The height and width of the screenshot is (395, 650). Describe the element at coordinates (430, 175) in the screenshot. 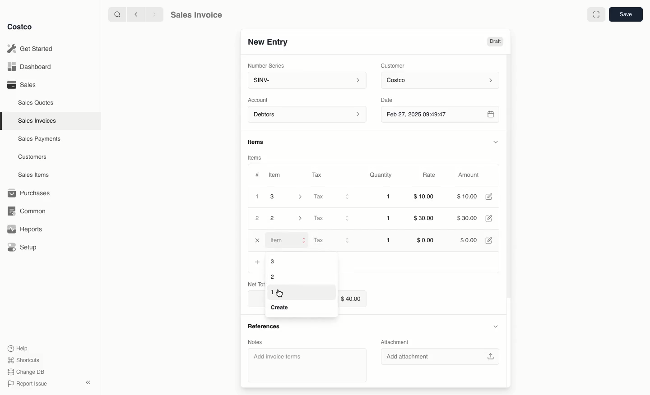

I see `Rate` at that location.